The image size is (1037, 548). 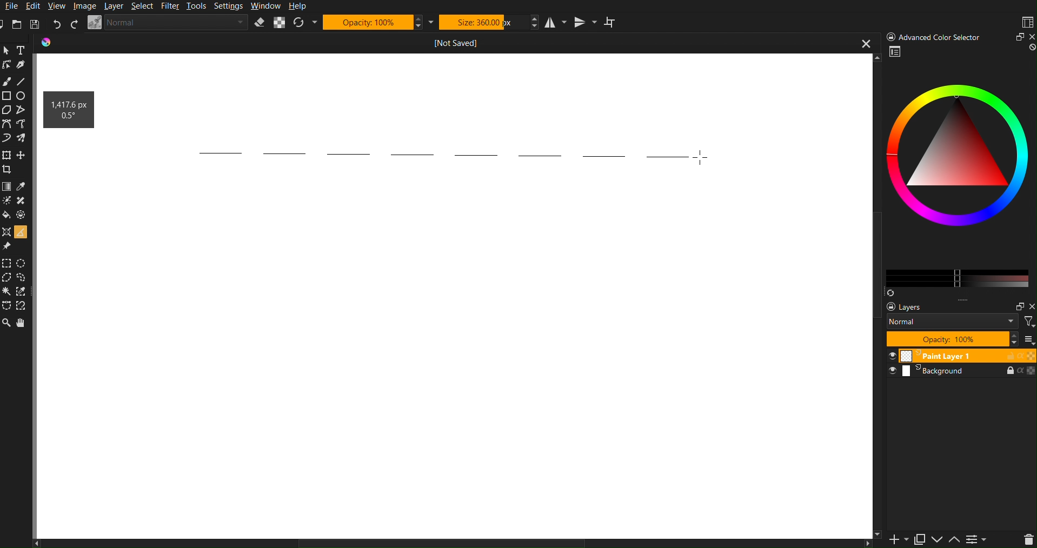 What do you see at coordinates (6, 231) in the screenshot?
I see `Assistant Tool` at bounding box center [6, 231].